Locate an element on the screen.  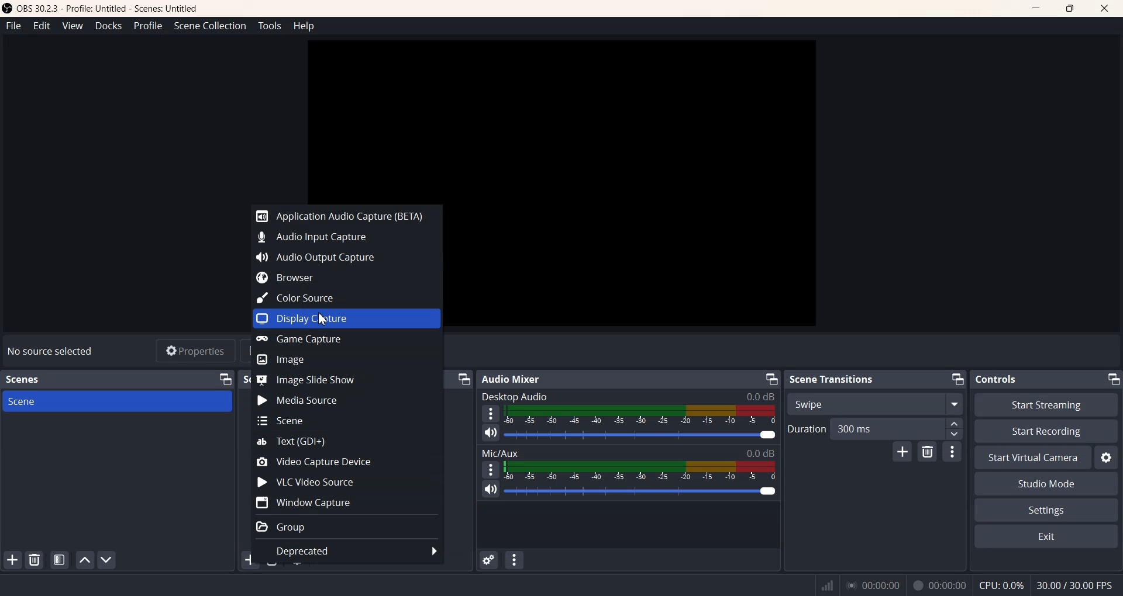
More is located at coordinates (489, 469).